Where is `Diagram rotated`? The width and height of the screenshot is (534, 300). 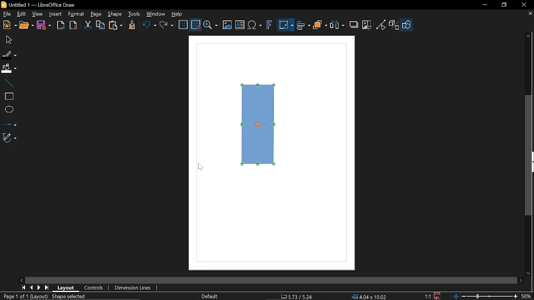
Diagram rotated is located at coordinates (259, 124).